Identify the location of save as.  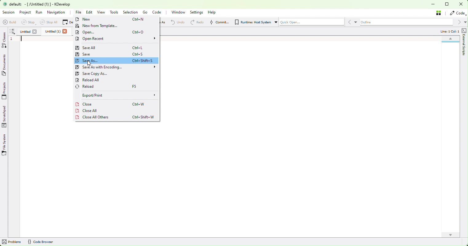
(90, 61).